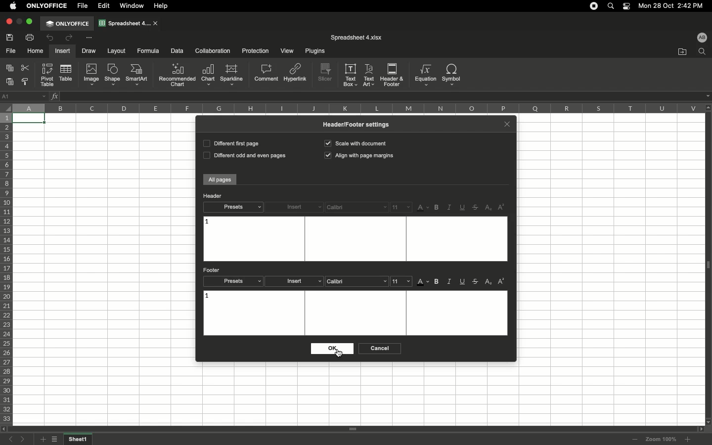  Describe the element at coordinates (438, 208) in the screenshot. I see `Bold` at that location.